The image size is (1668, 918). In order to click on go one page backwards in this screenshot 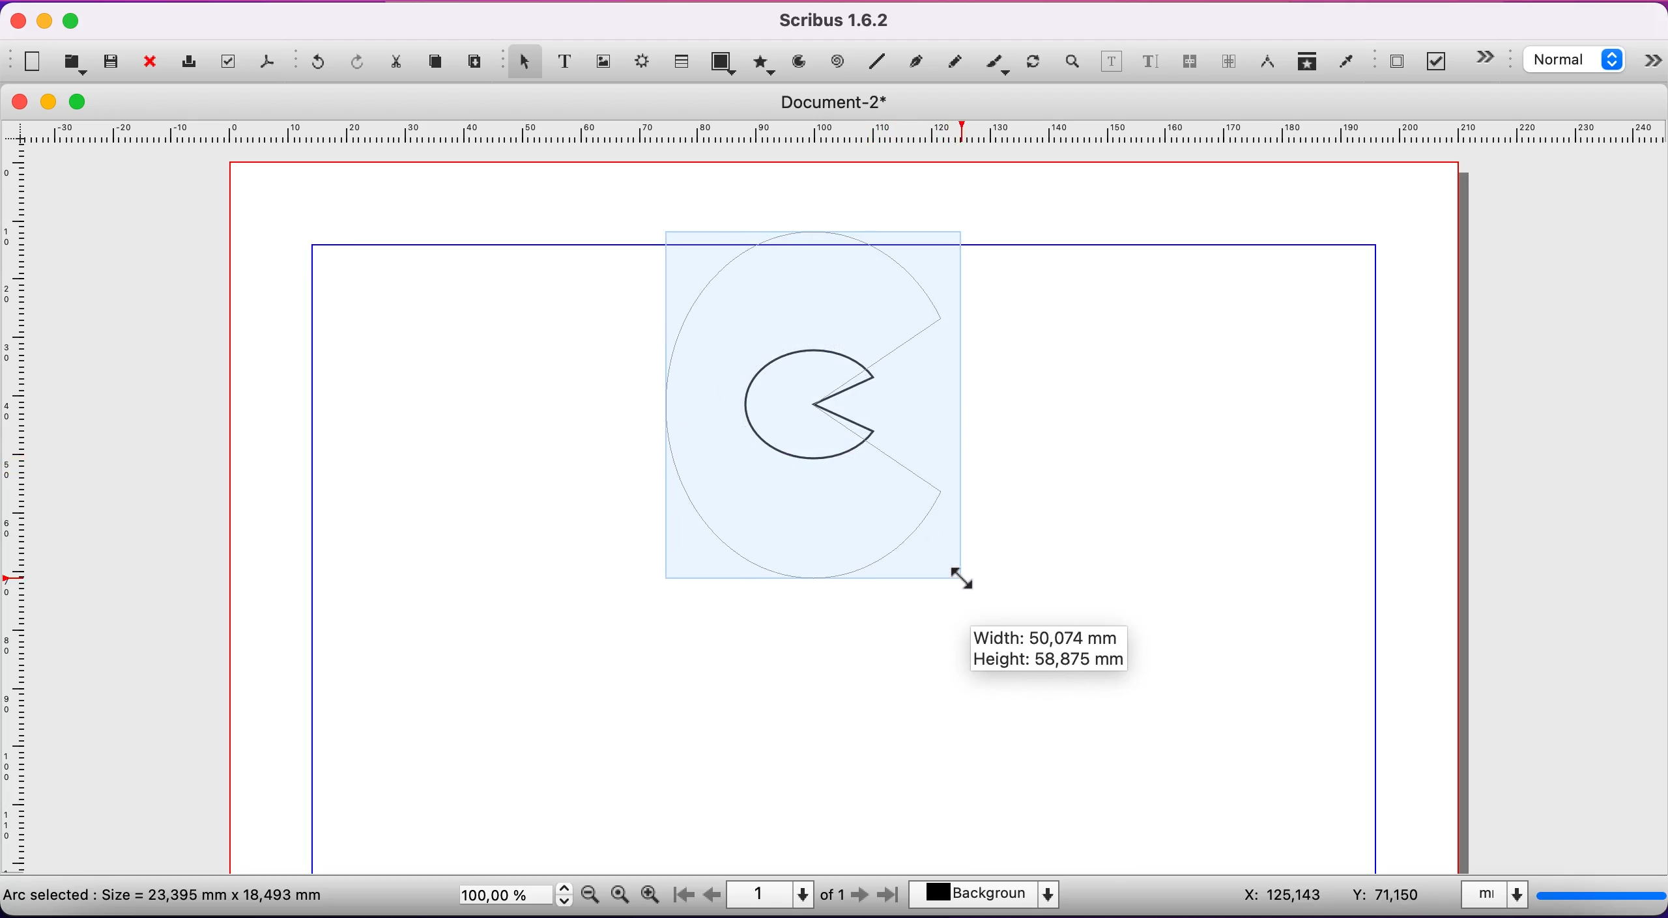, I will do `click(712, 895)`.